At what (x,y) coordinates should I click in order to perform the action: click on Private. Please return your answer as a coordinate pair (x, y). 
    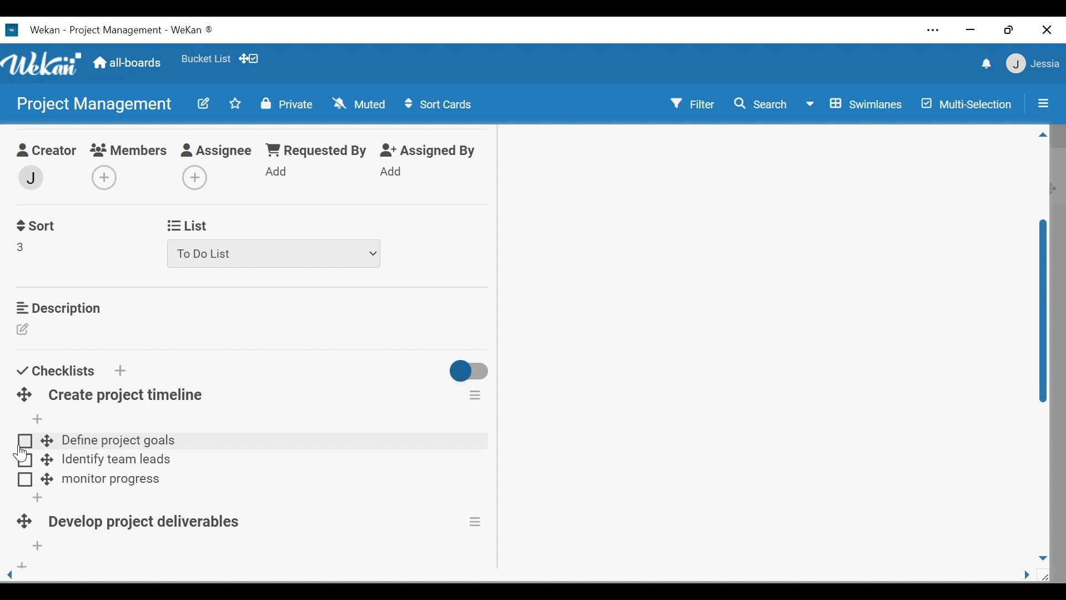
    Looking at the image, I should click on (286, 104).